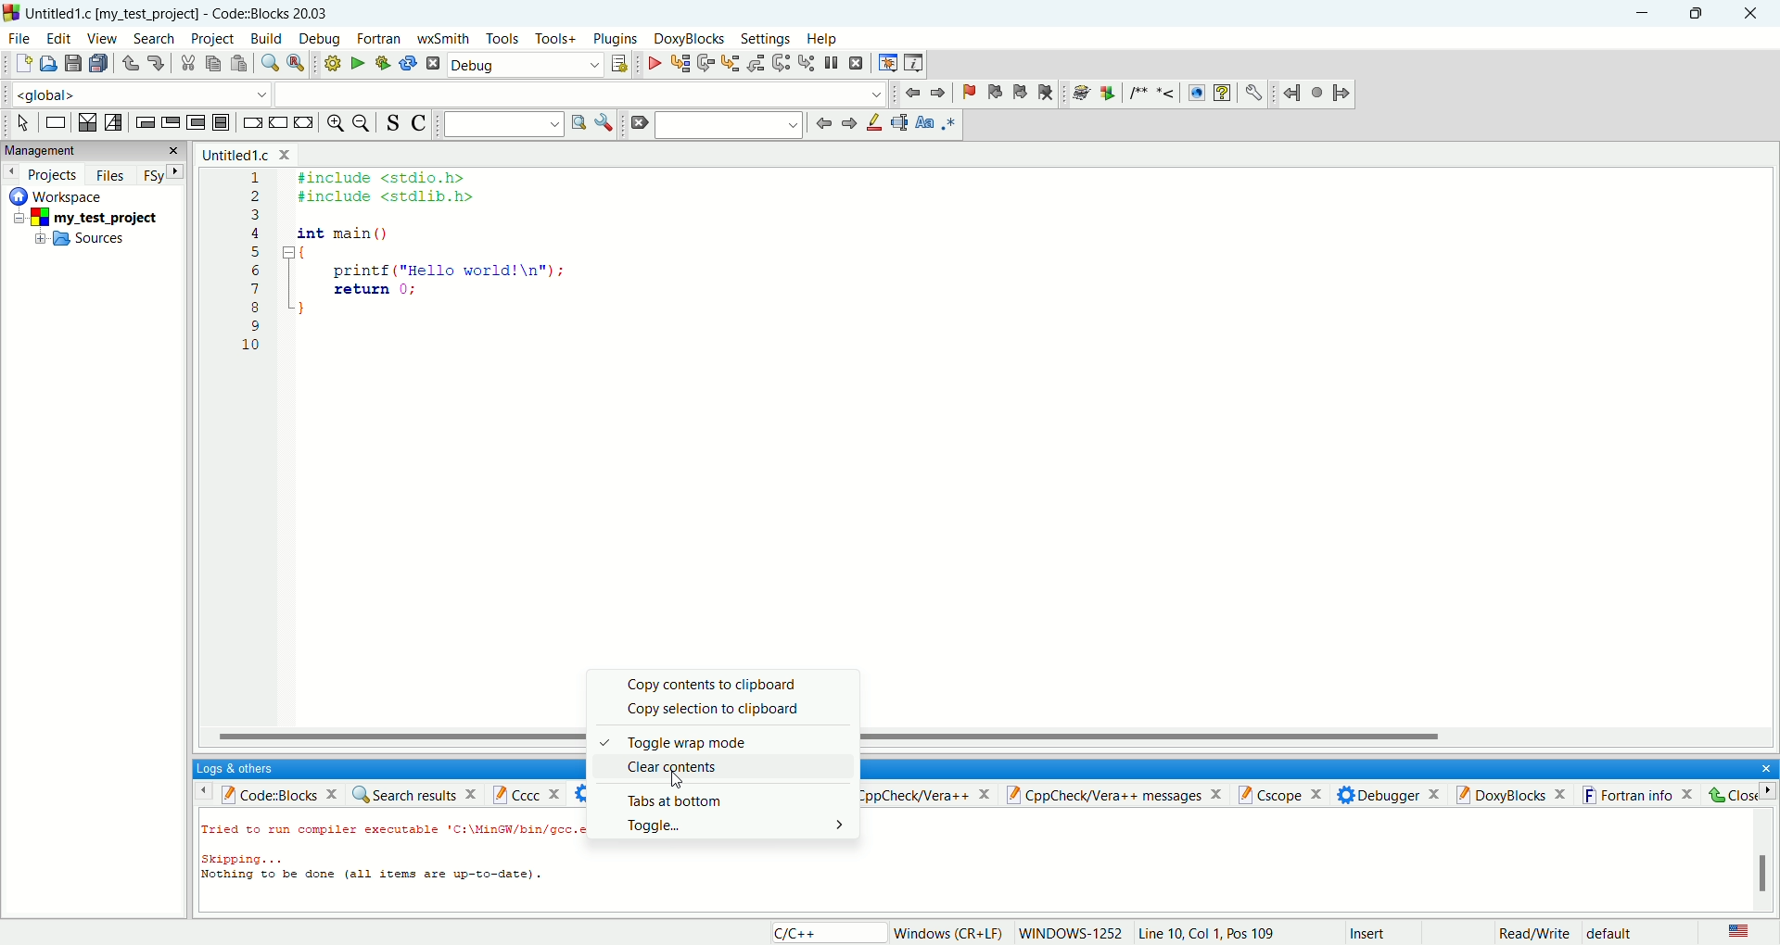  Describe the element at coordinates (81, 242) in the screenshot. I see `sources` at that location.